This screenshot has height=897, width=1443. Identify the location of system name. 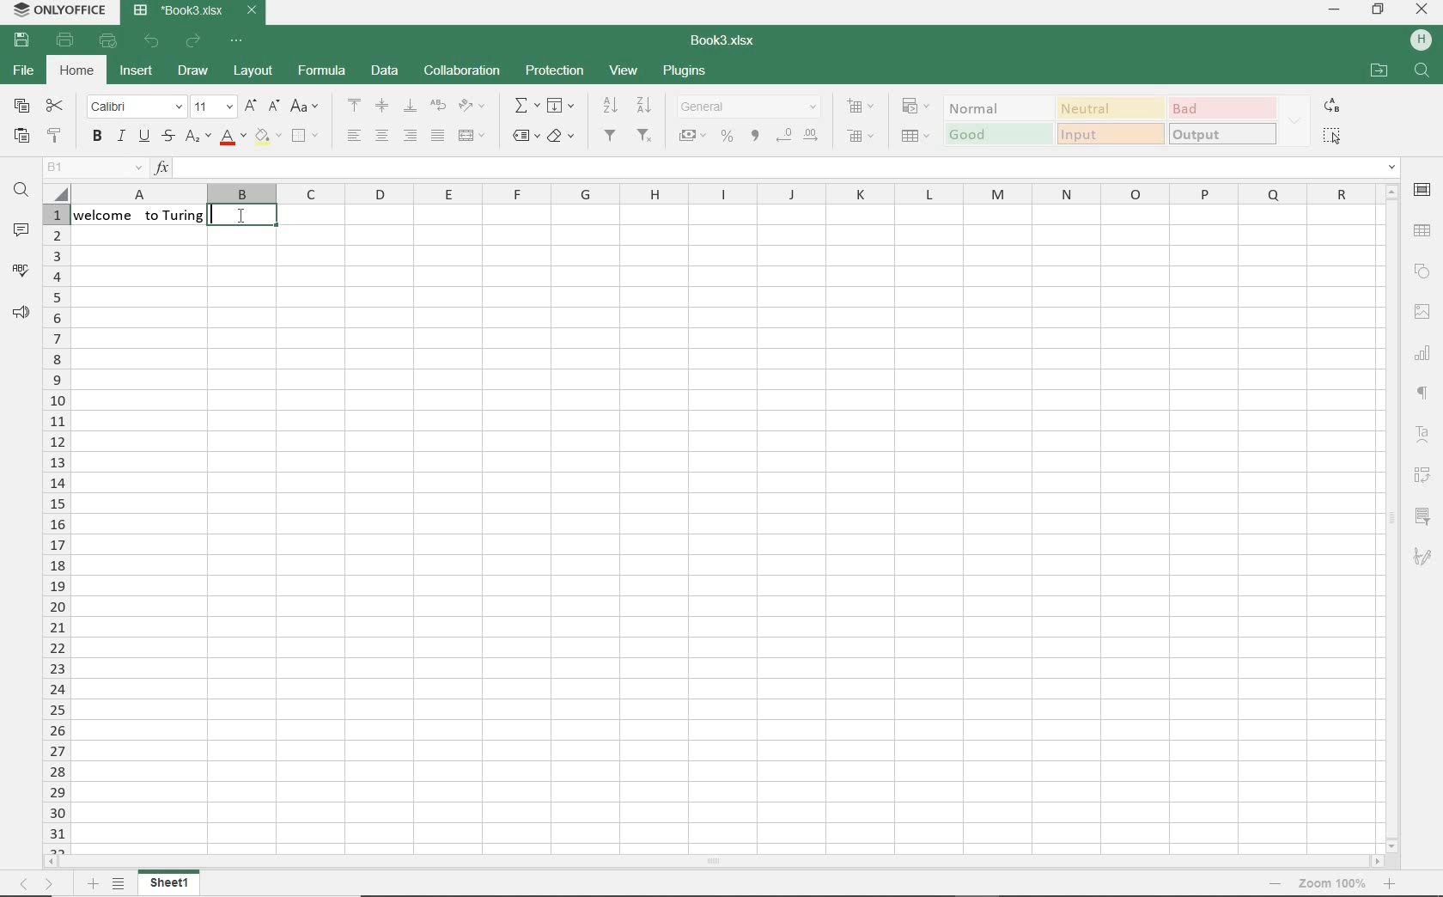
(58, 11).